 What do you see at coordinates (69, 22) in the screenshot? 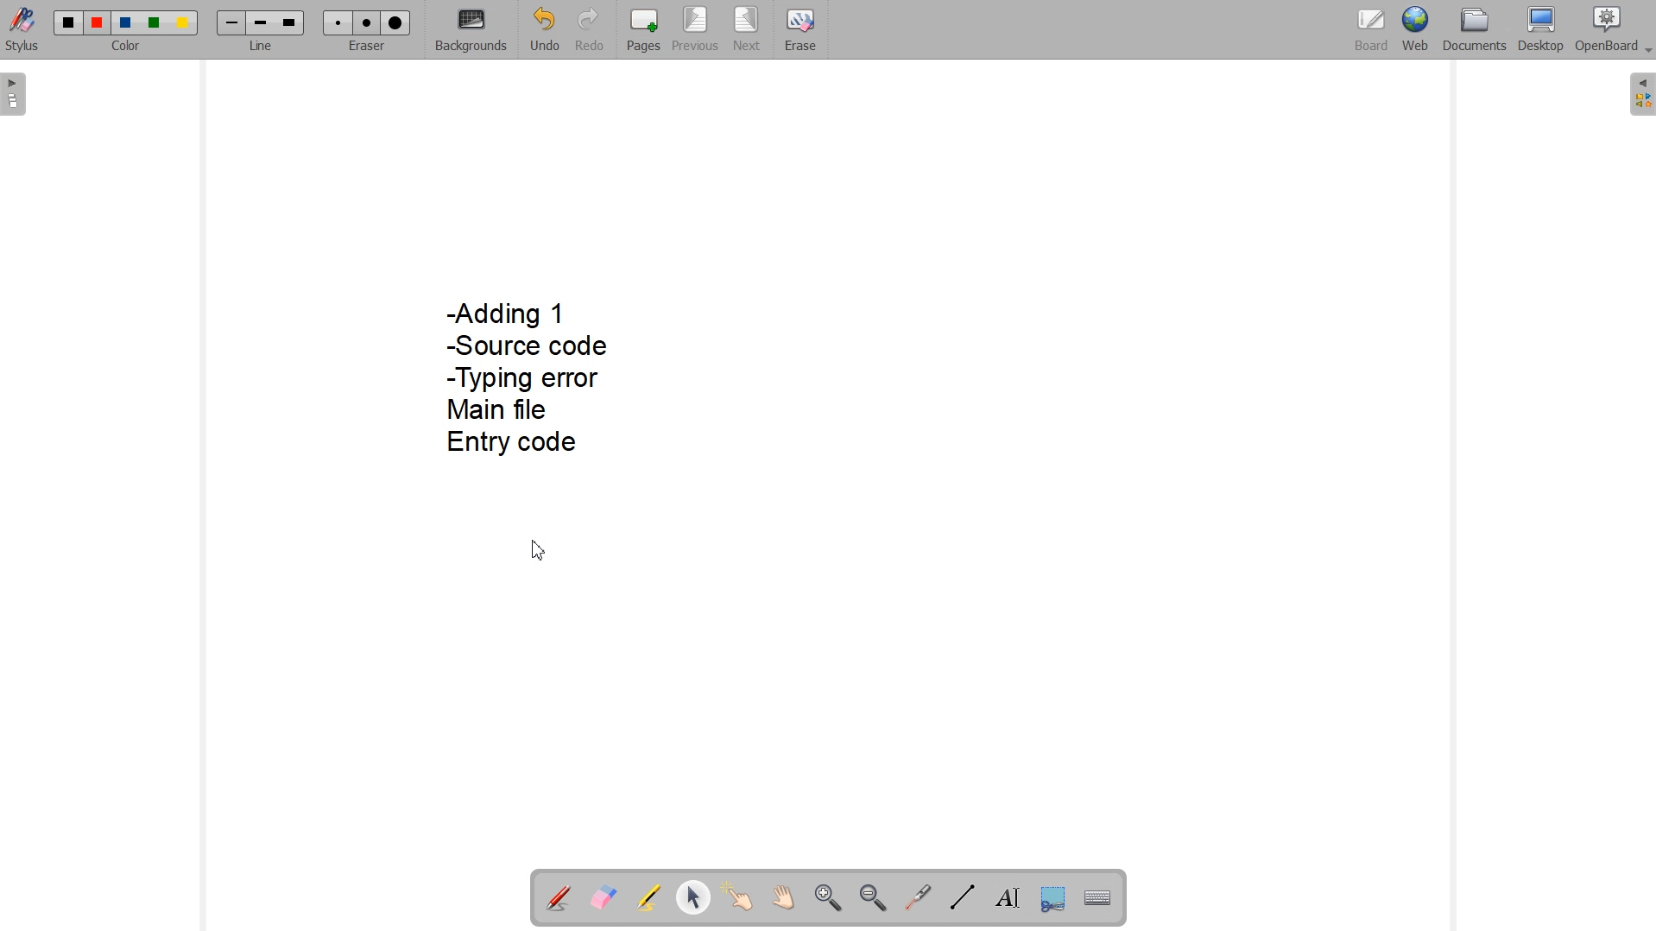
I see `Color 1` at bounding box center [69, 22].